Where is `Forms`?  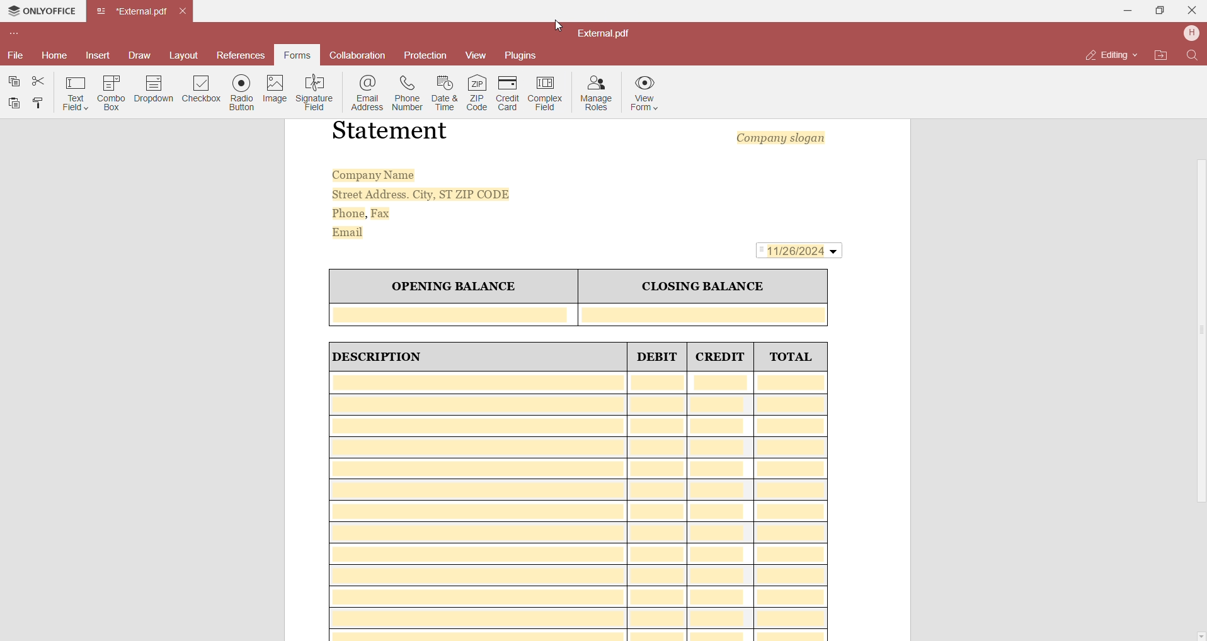 Forms is located at coordinates (297, 55).